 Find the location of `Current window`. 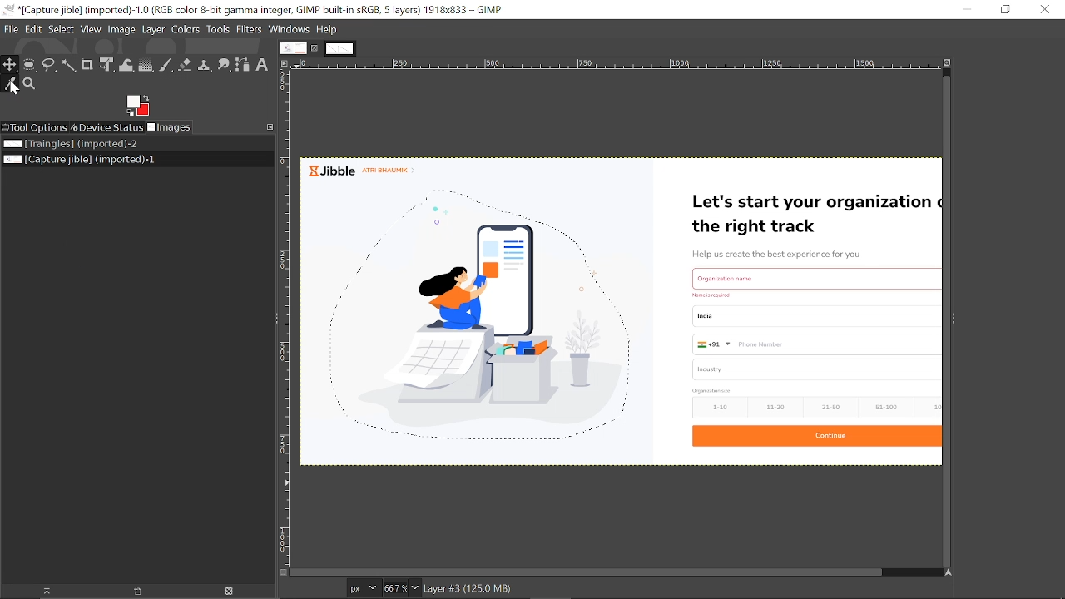

Current window is located at coordinates (254, 10).